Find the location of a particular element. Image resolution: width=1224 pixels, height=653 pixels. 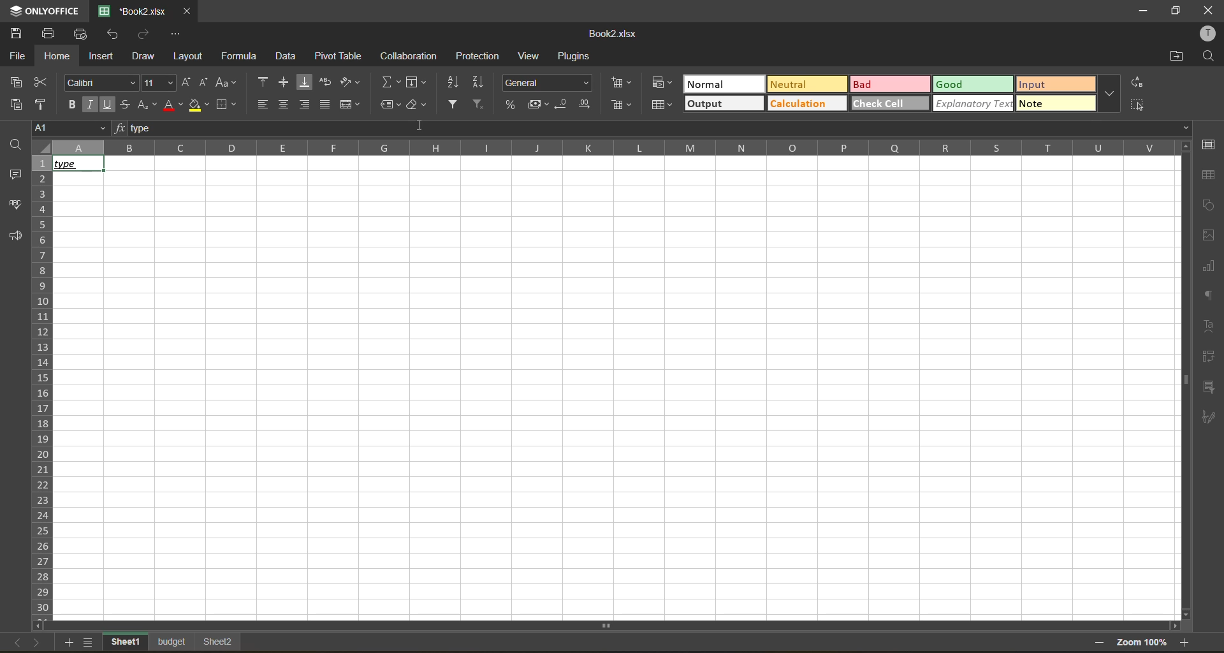

align middle is located at coordinates (284, 104).